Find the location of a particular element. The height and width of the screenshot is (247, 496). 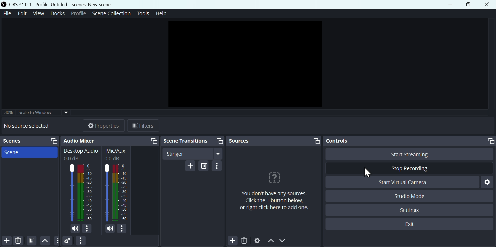

Add is located at coordinates (233, 241).